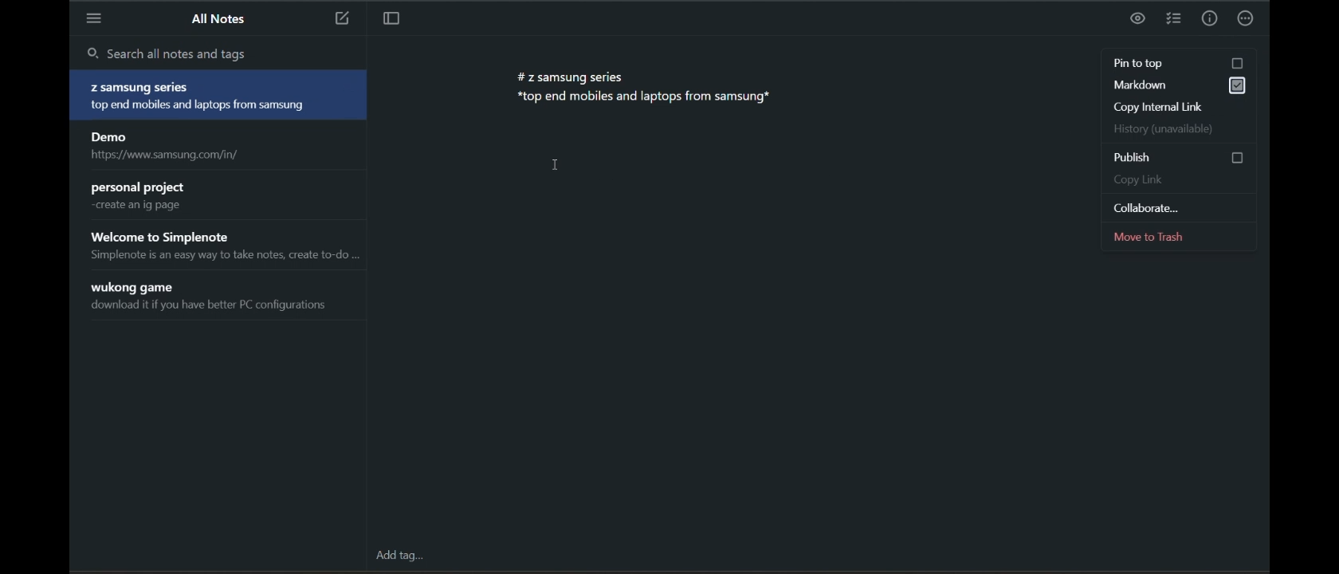 Image resolution: width=1339 pixels, height=574 pixels. What do you see at coordinates (223, 297) in the screenshot?
I see `wukong game
download it if you have better PC configurations` at bounding box center [223, 297].